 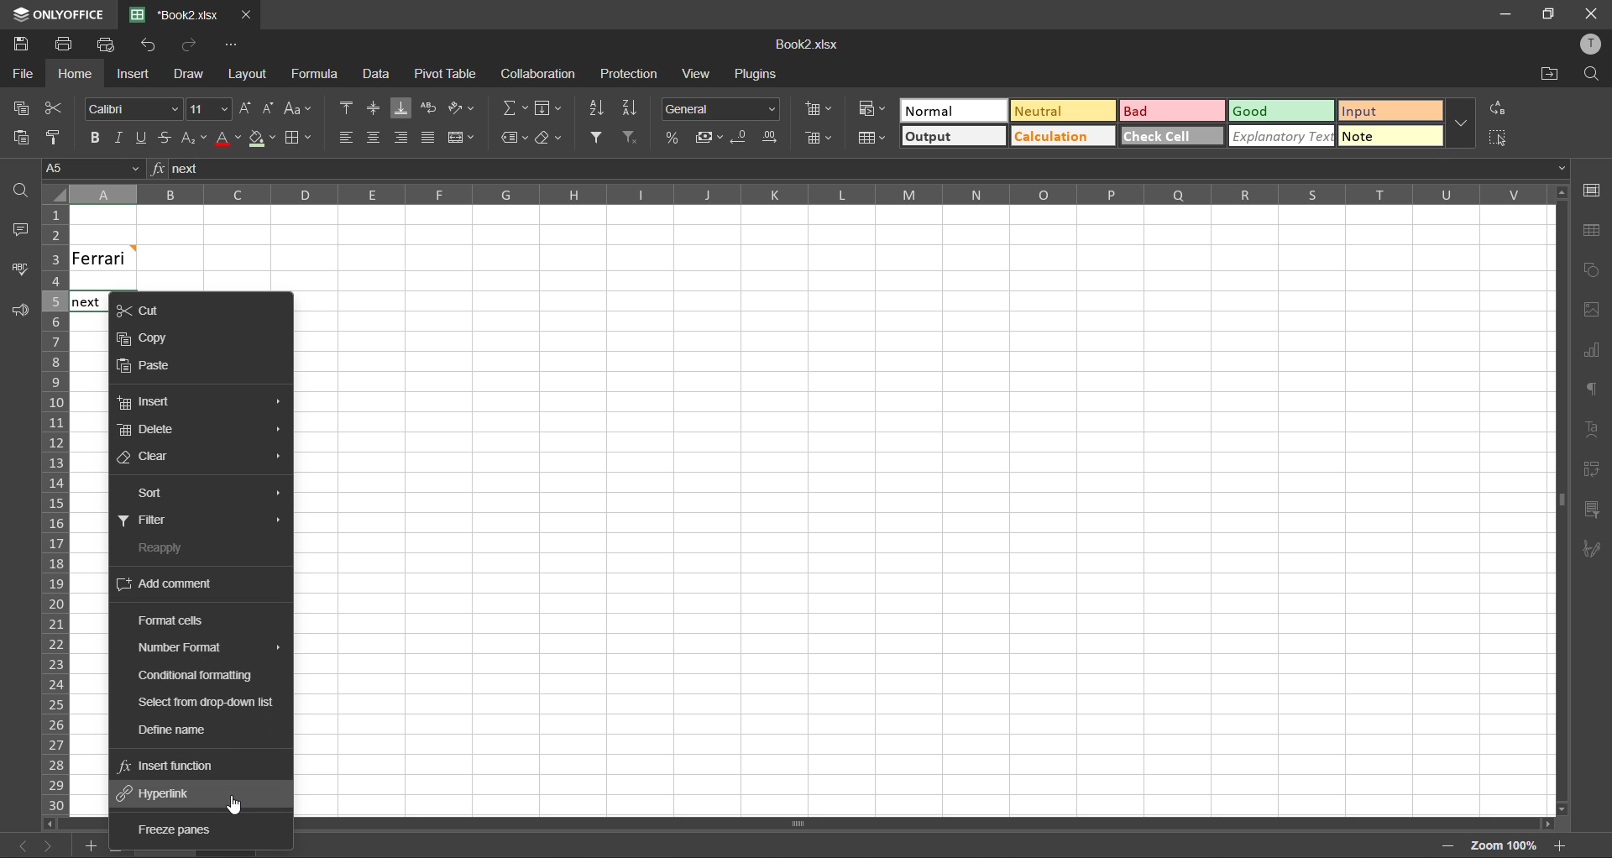 I want to click on save, so click(x=20, y=44).